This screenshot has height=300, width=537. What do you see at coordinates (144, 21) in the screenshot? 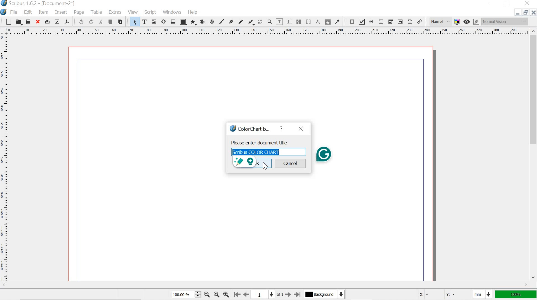
I see `text frame` at bounding box center [144, 21].